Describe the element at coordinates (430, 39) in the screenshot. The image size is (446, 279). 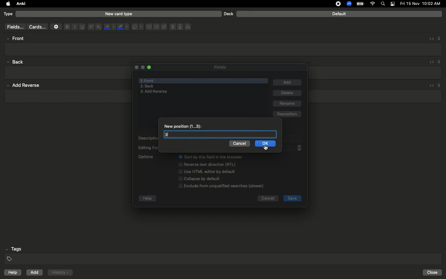
I see `Embed` at that location.